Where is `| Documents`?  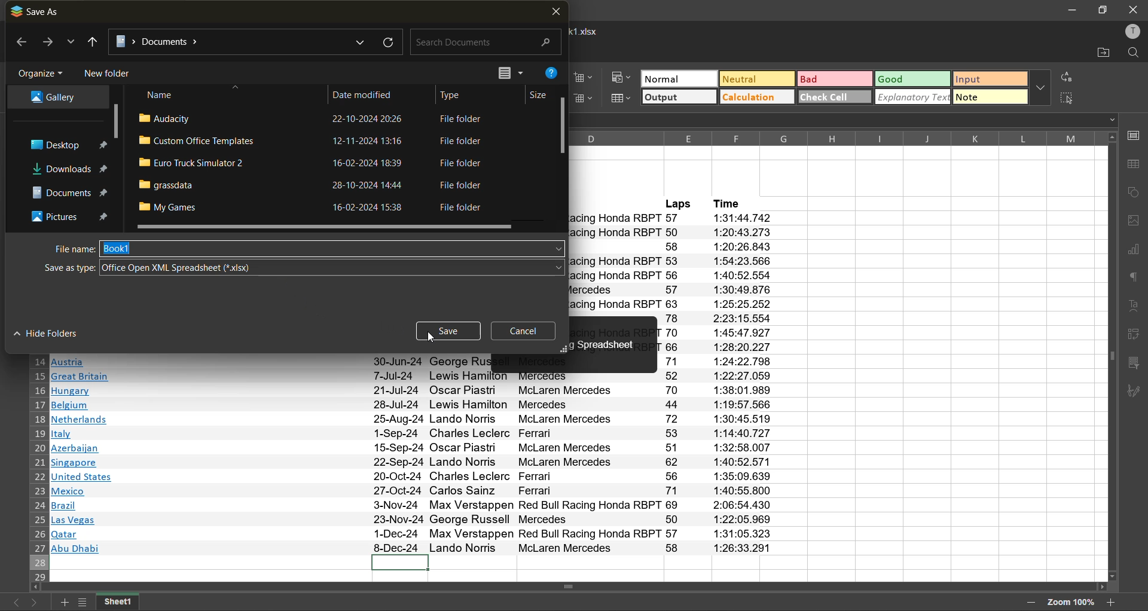 | Documents is located at coordinates (69, 194).